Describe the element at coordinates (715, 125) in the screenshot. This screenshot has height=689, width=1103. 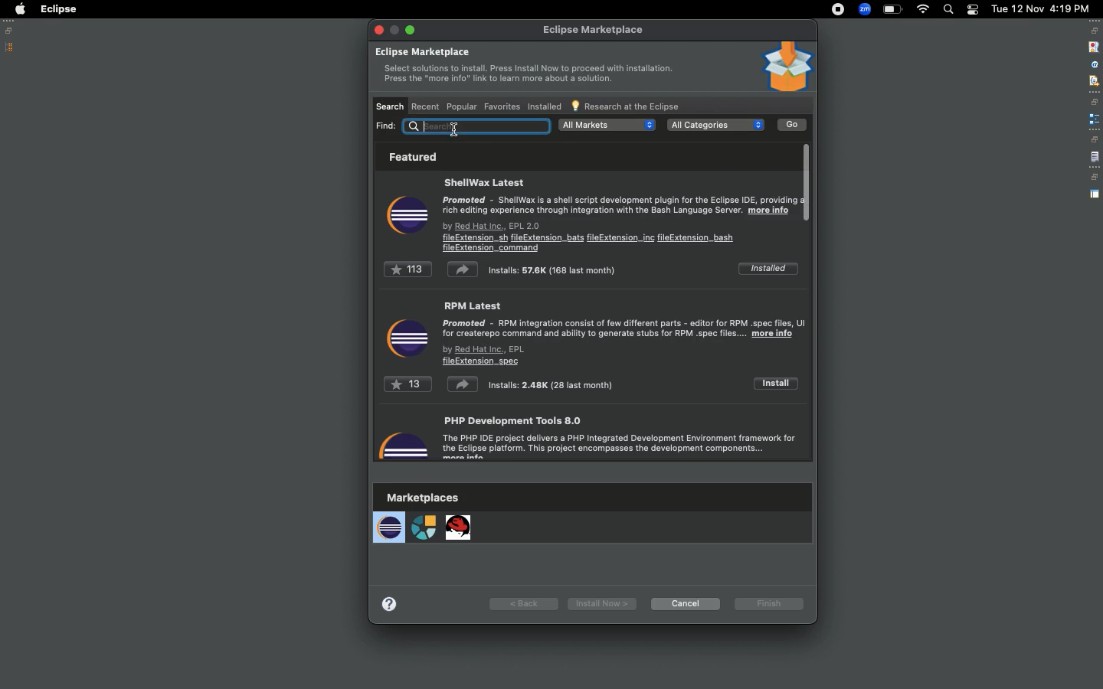
I see `all categories` at that location.